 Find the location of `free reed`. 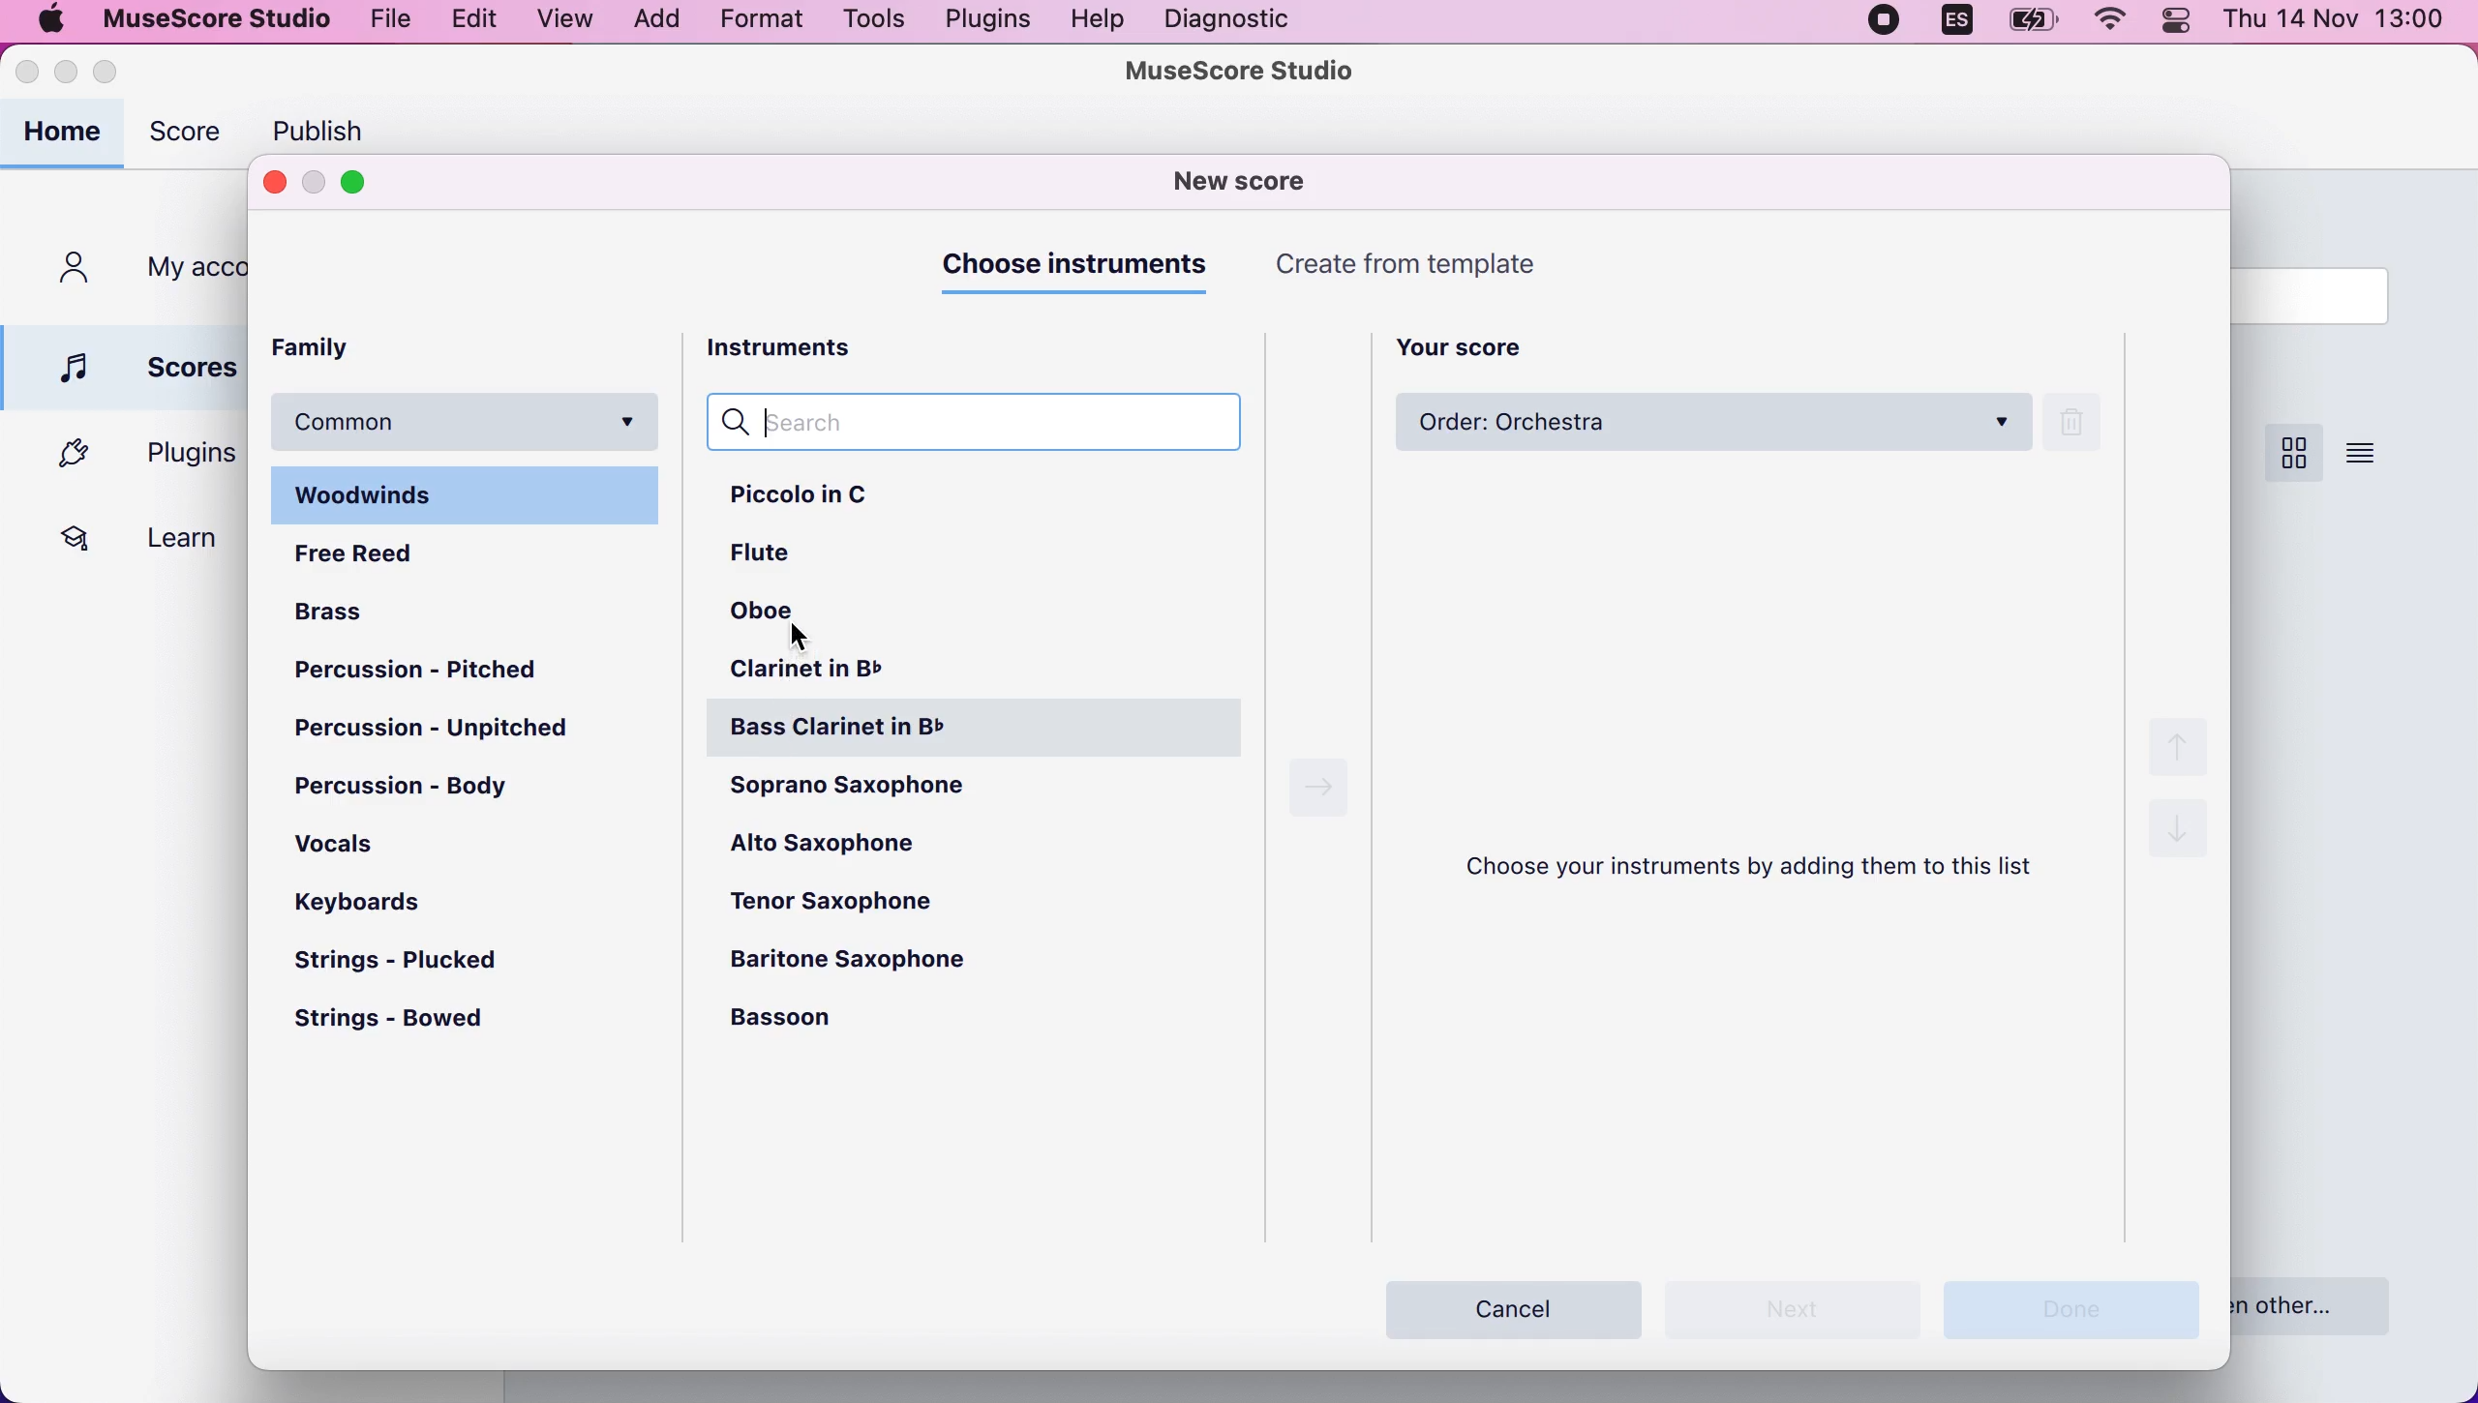

free reed is located at coordinates (370, 552).